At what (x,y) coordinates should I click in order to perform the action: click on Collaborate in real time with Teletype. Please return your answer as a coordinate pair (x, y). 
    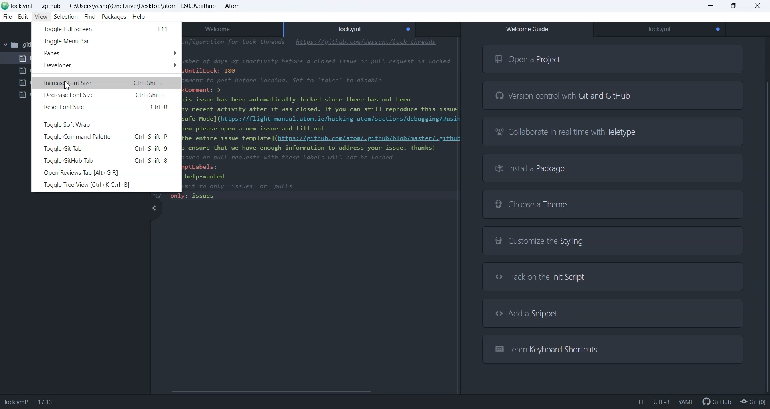
    Looking at the image, I should click on (614, 131).